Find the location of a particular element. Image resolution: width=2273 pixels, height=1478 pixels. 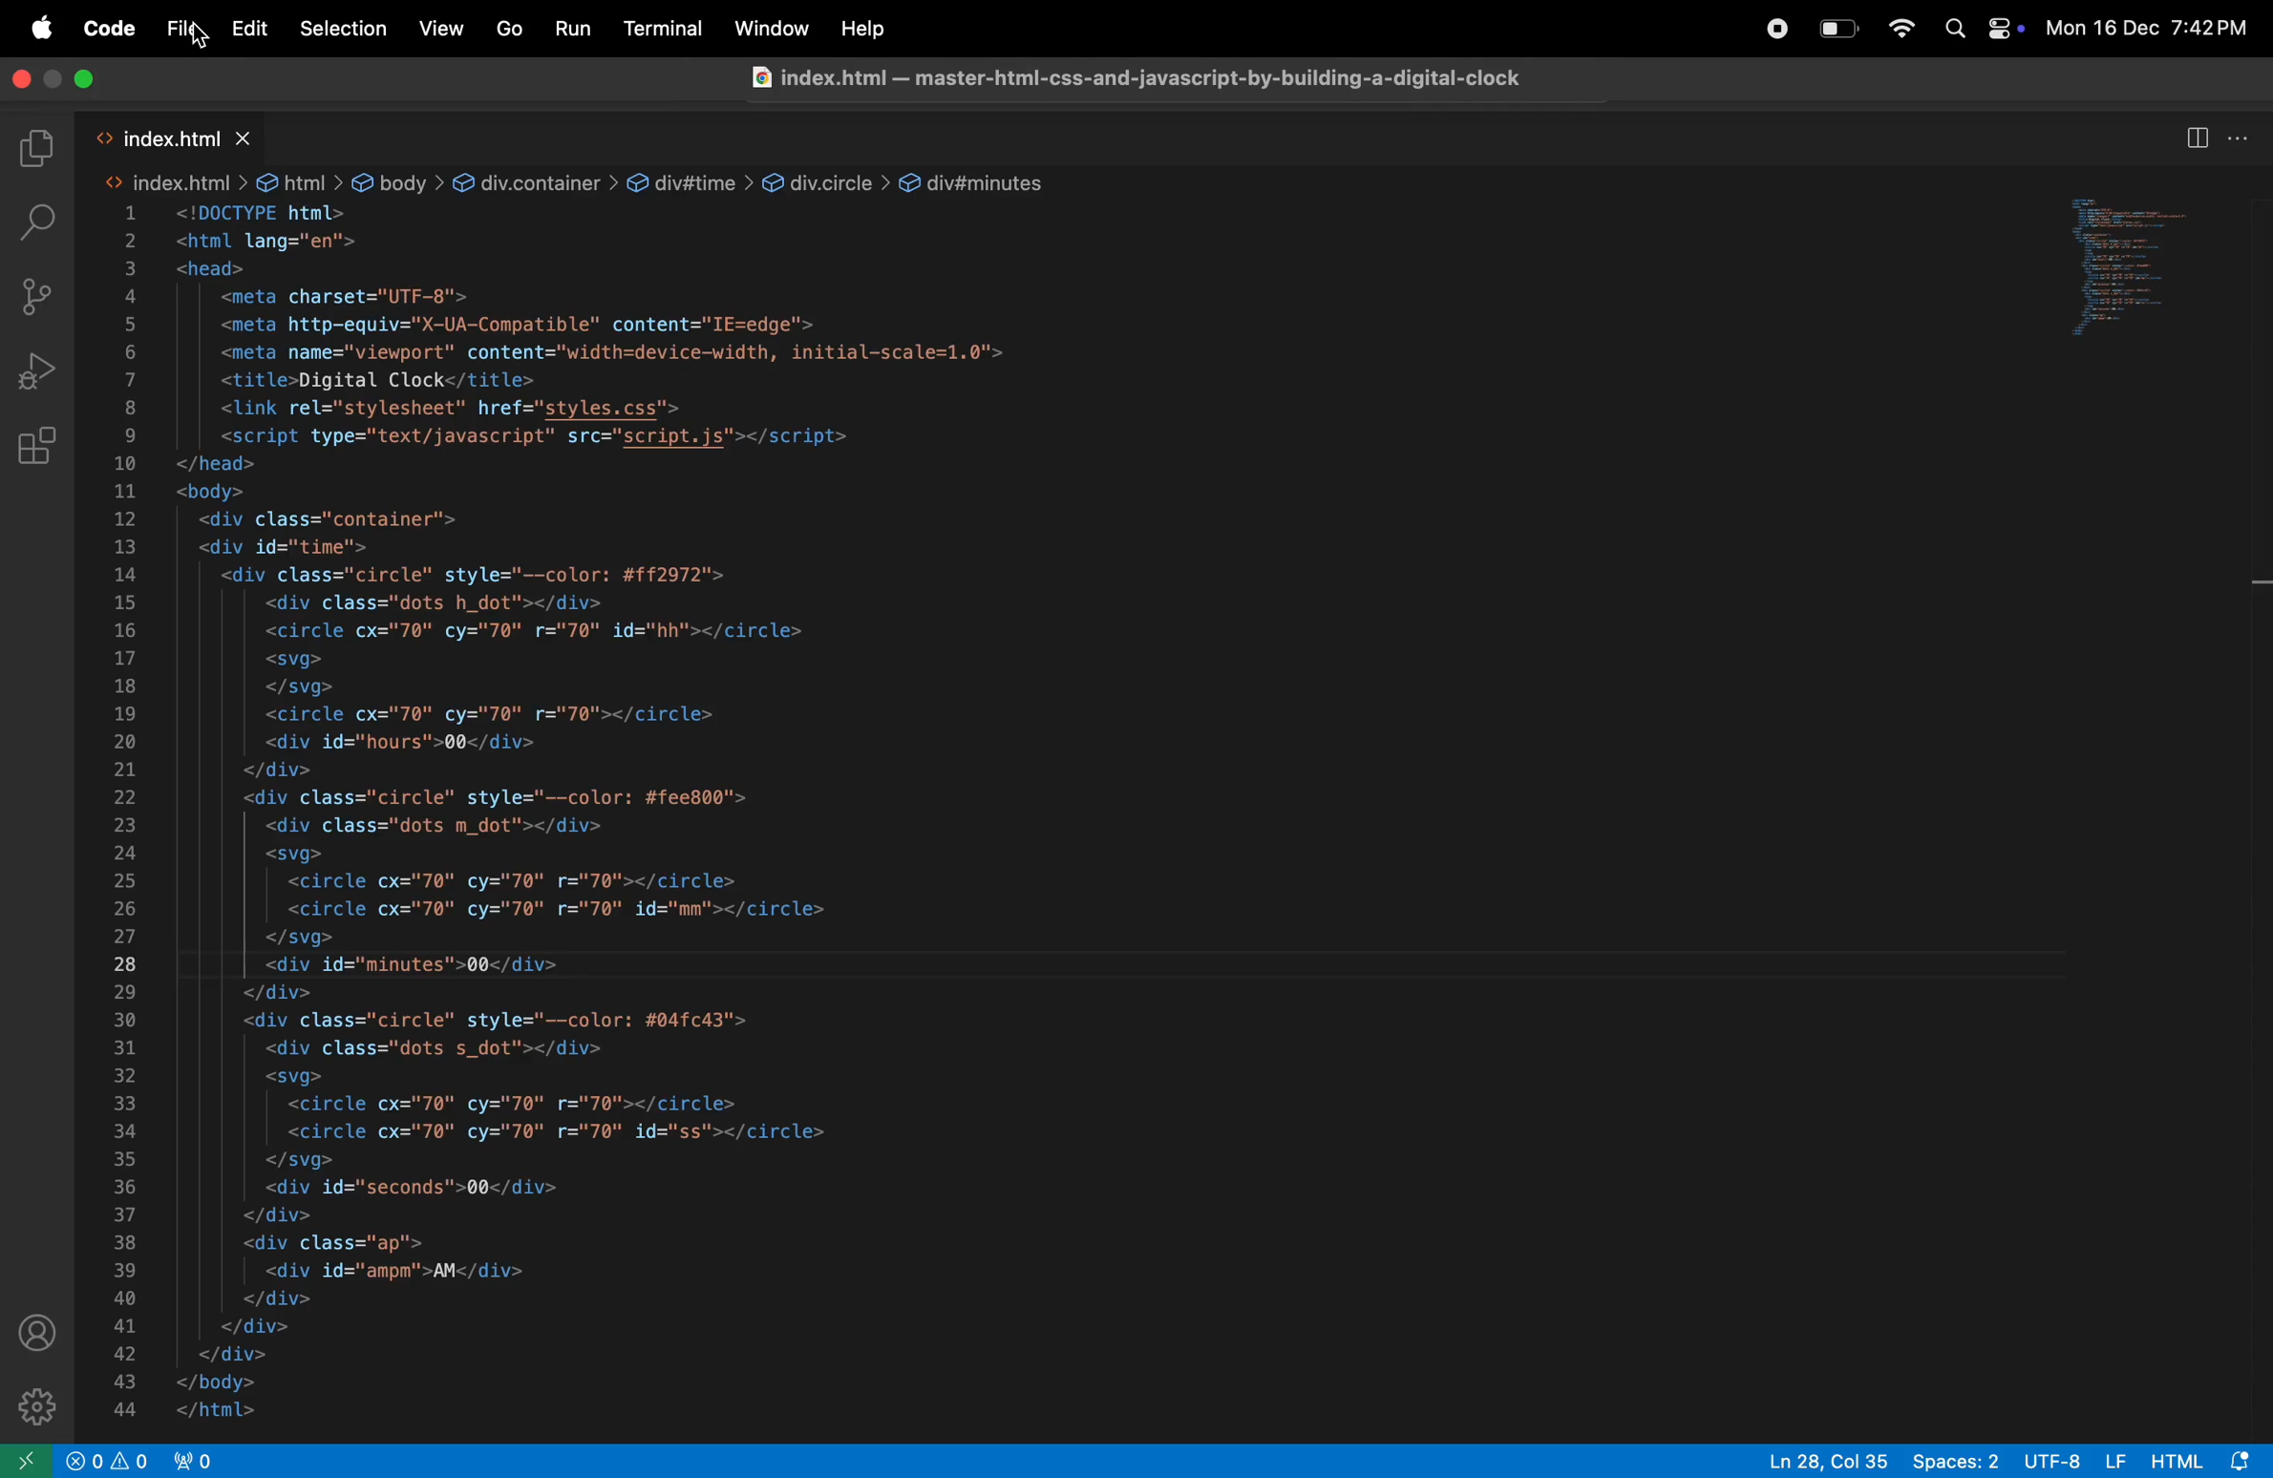

index.html — master-html-css-and-javascript-by-building-a-digital-clock is located at coordinates (1138, 76).